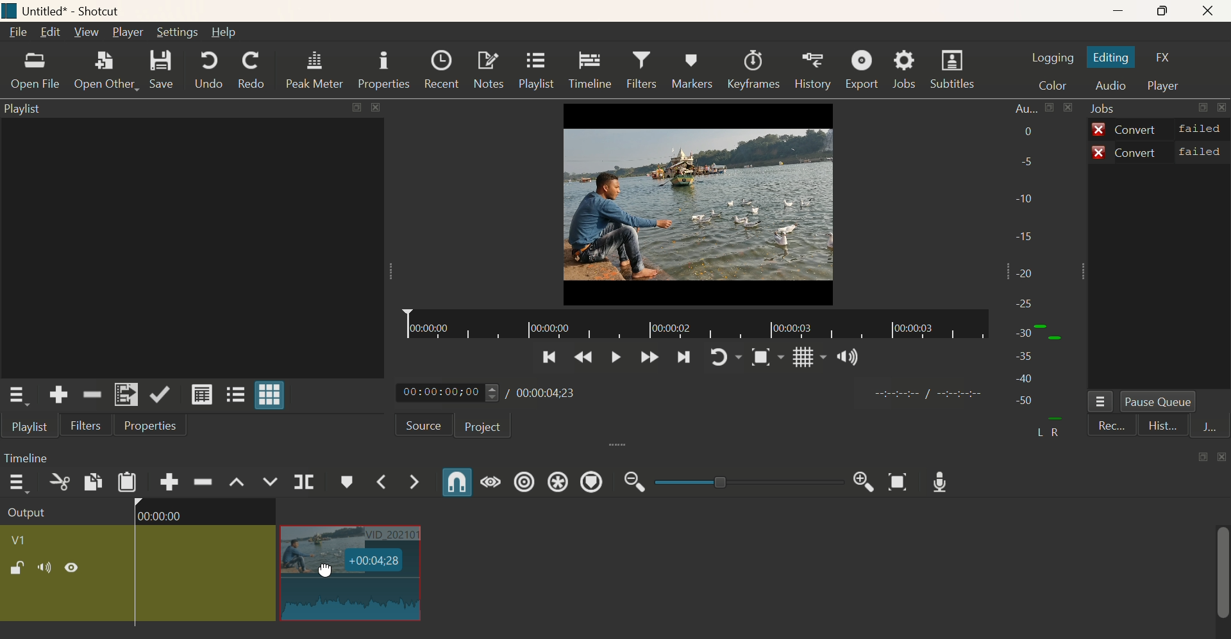  Describe the element at coordinates (162, 395) in the screenshot. I see `Update` at that location.